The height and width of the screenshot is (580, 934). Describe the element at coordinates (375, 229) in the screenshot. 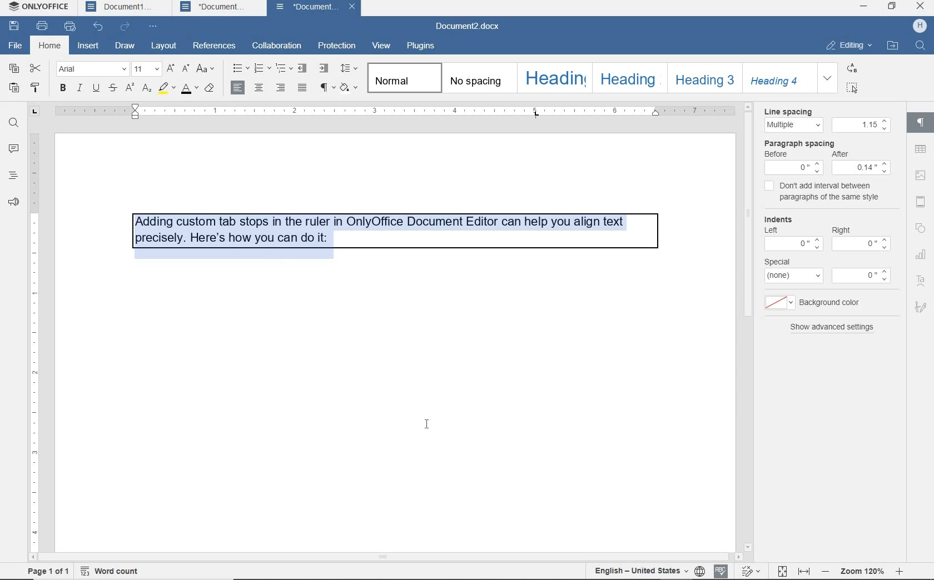

I see `Adding custom tab stops in the ruler in OnlyOffice Document Editor can help you align text
precisely. Here's how you can do it:` at that location.